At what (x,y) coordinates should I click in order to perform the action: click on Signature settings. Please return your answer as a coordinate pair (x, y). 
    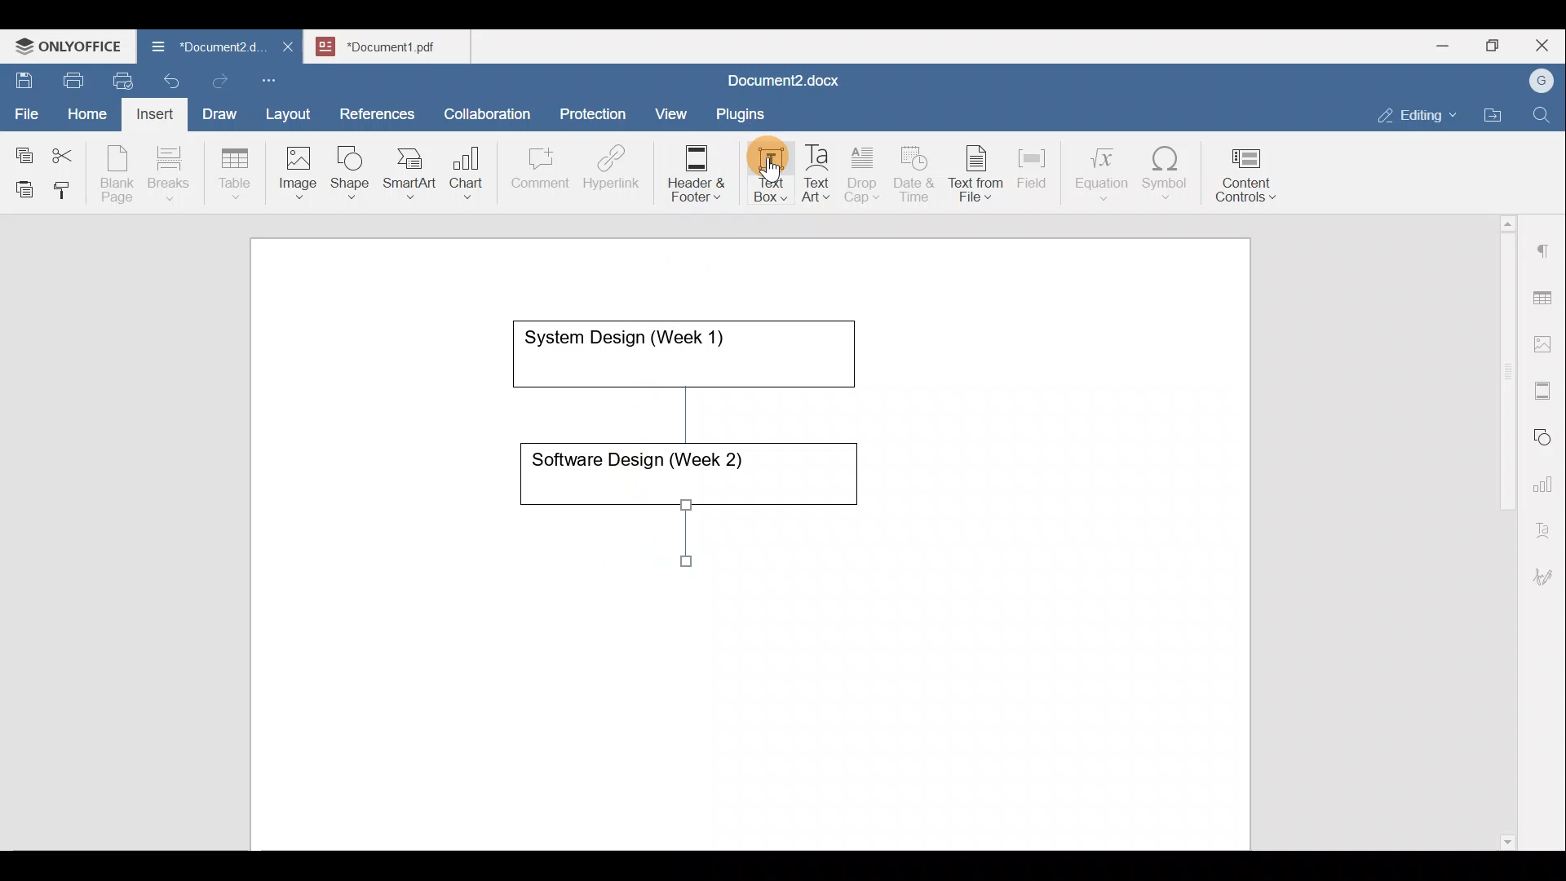
    Looking at the image, I should click on (1547, 571).